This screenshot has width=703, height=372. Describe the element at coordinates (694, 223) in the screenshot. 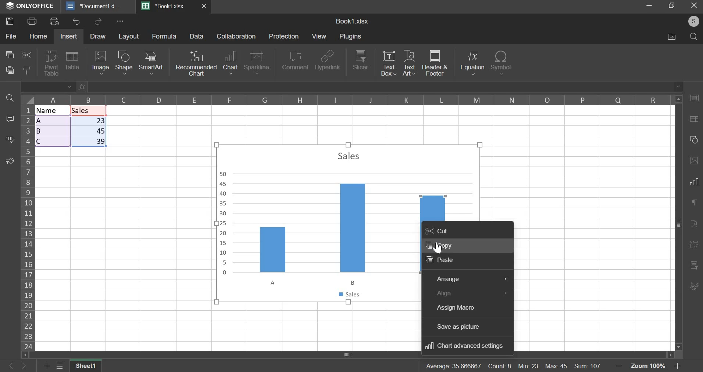

I see `Formatting Tool` at that location.